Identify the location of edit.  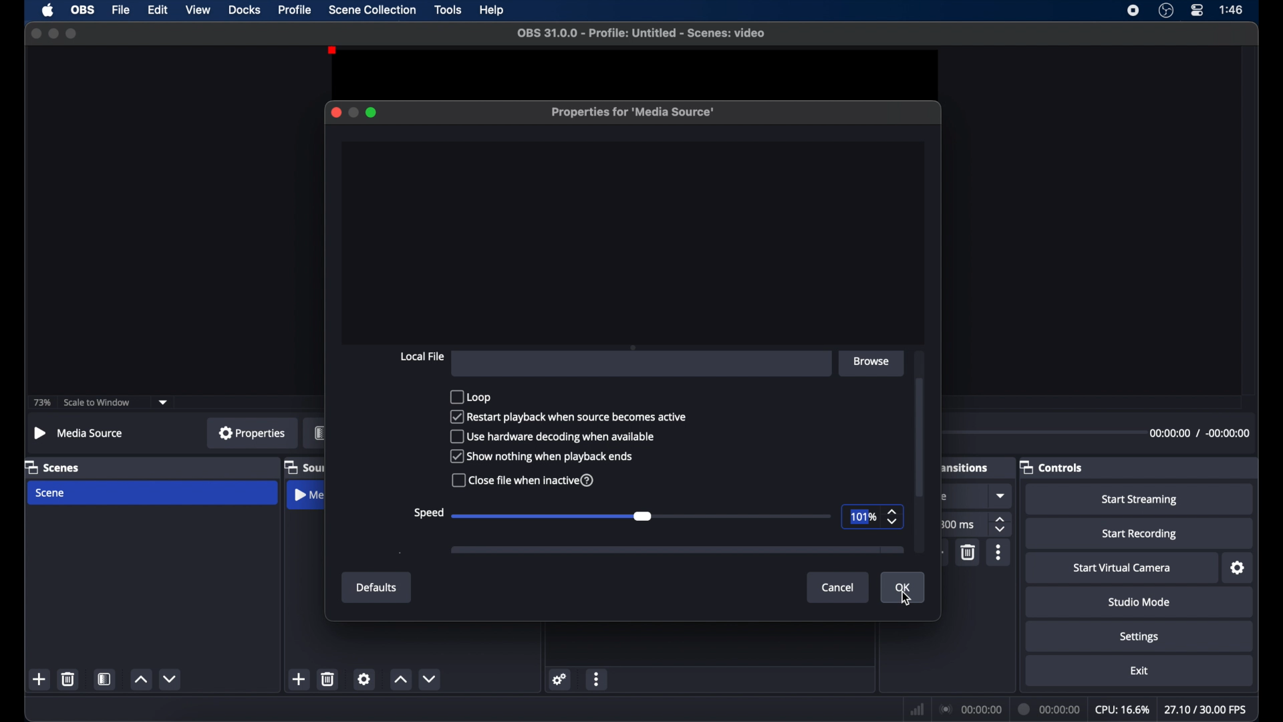
(157, 11).